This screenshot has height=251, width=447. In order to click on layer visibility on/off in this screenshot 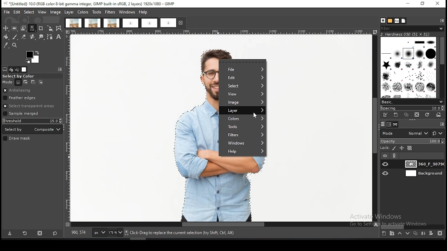, I will do `click(385, 156)`.